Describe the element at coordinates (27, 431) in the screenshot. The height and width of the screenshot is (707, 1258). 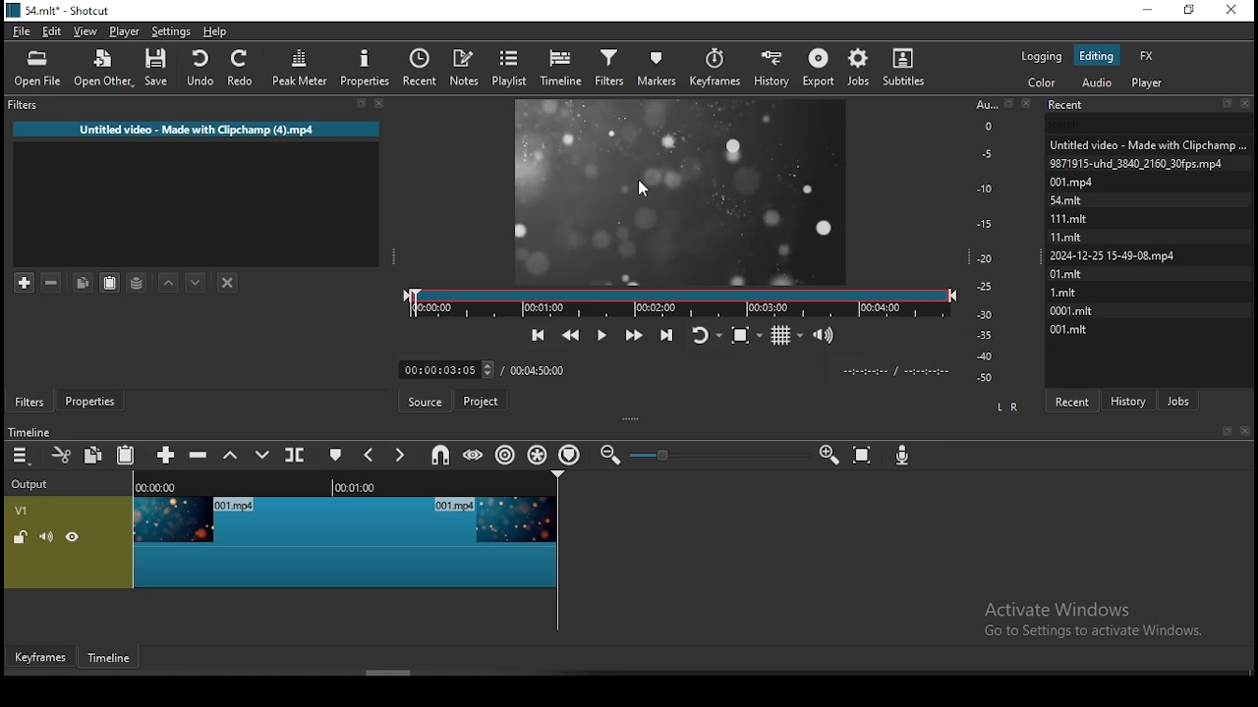
I see `timeline` at that location.